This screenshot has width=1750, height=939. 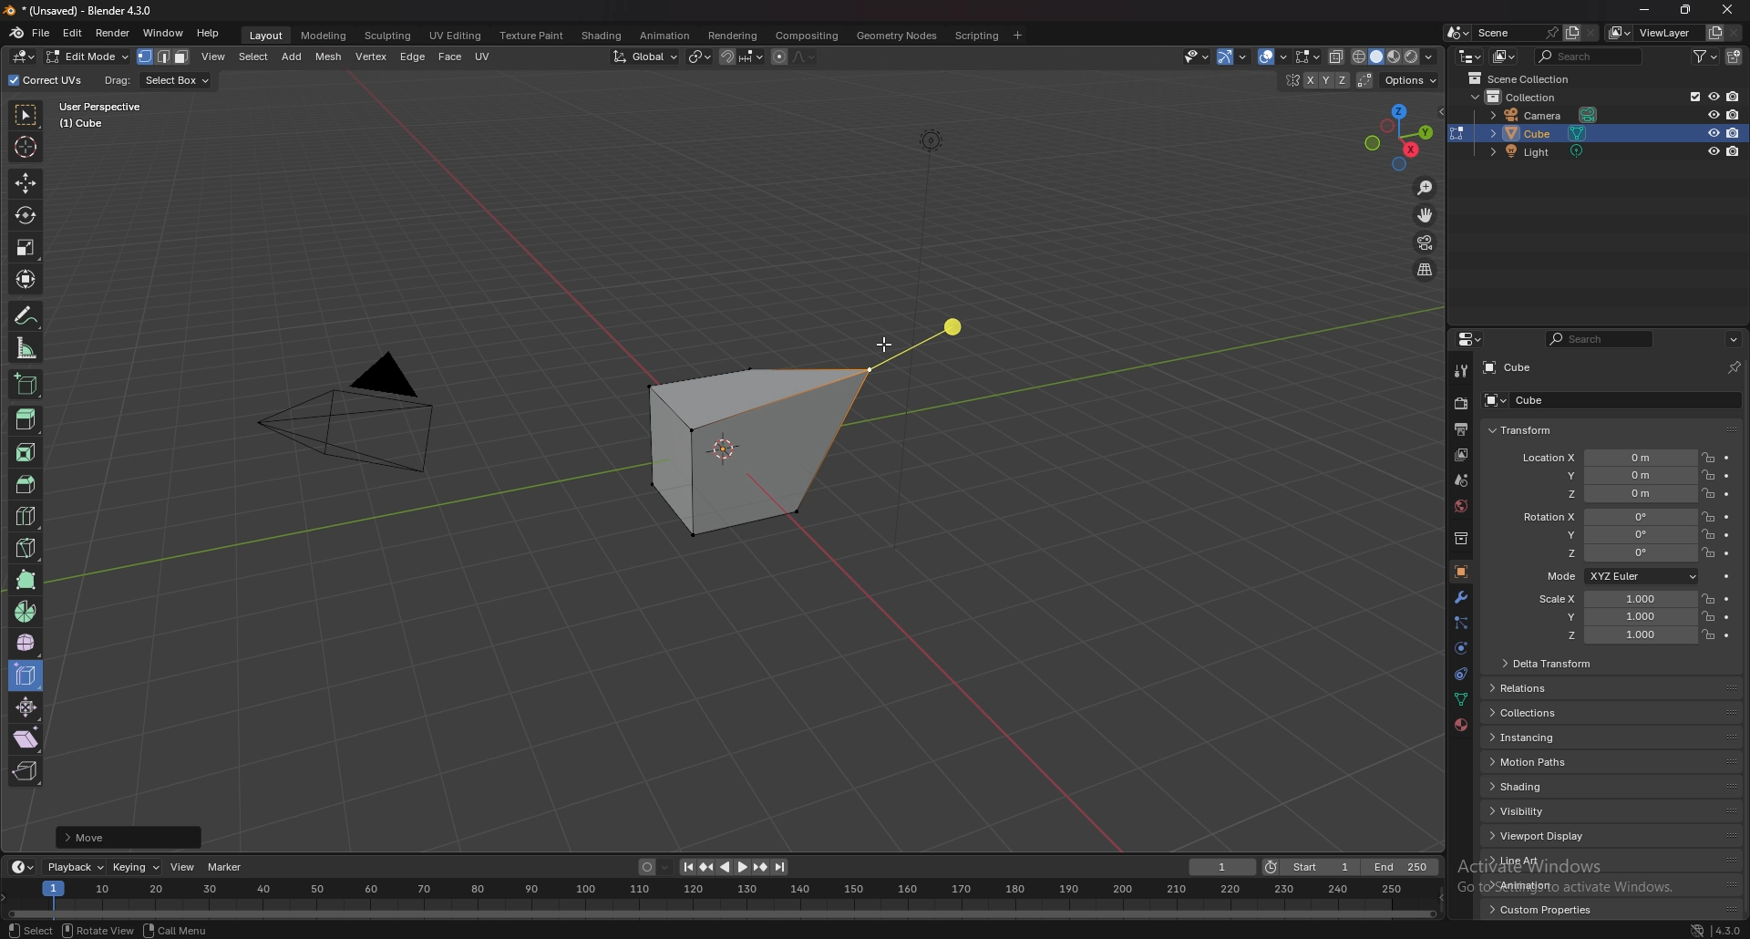 I want to click on mode, so click(x=1619, y=577).